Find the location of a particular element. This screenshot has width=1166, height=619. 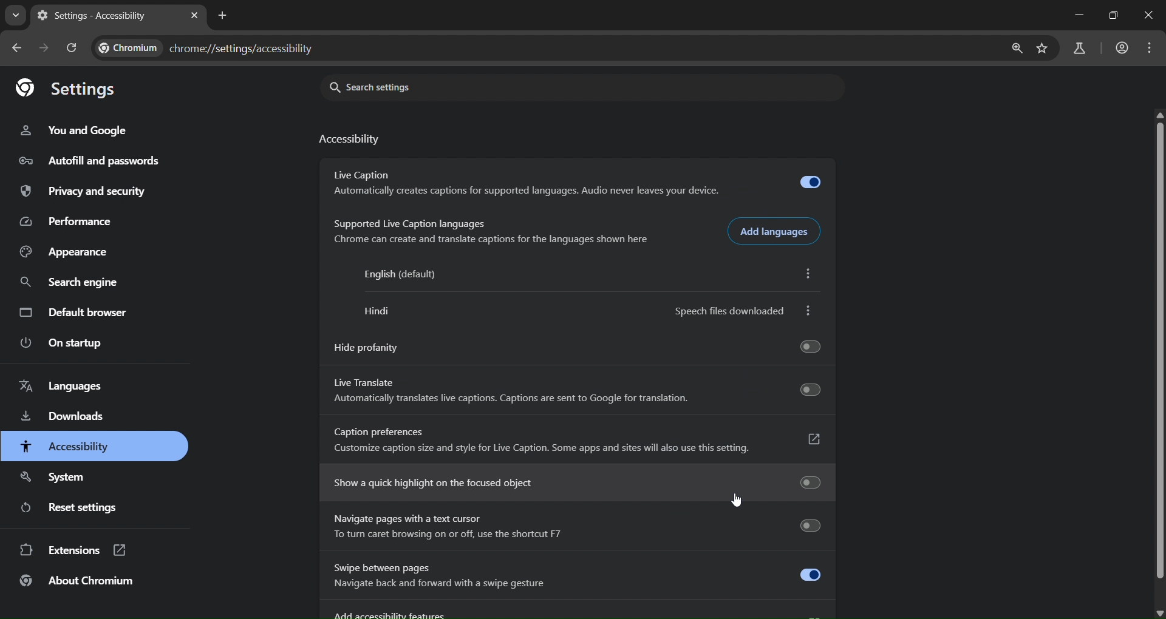

Chromium is located at coordinates (129, 48).